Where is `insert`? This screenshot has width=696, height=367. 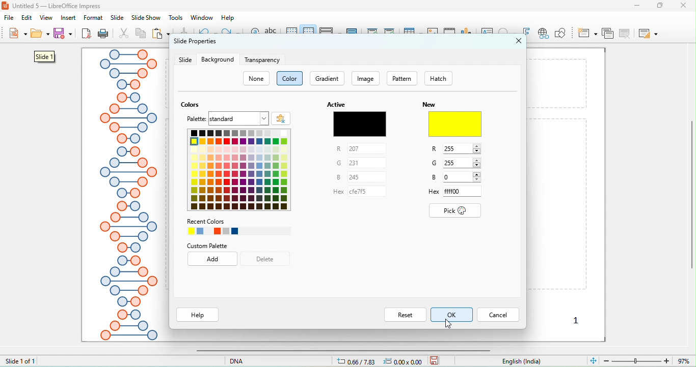 insert is located at coordinates (69, 18).